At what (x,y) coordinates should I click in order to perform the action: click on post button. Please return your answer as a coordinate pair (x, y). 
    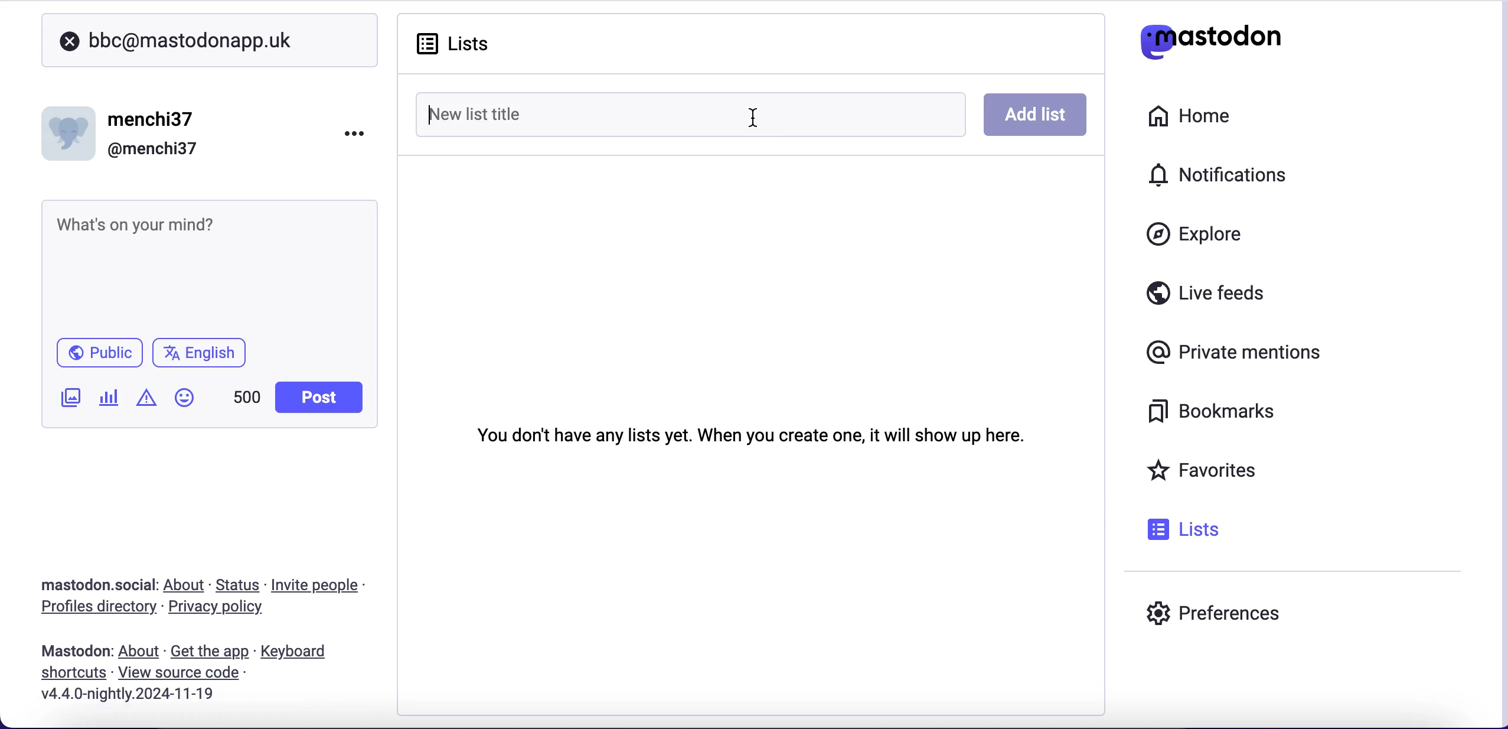
    Looking at the image, I should click on (322, 398).